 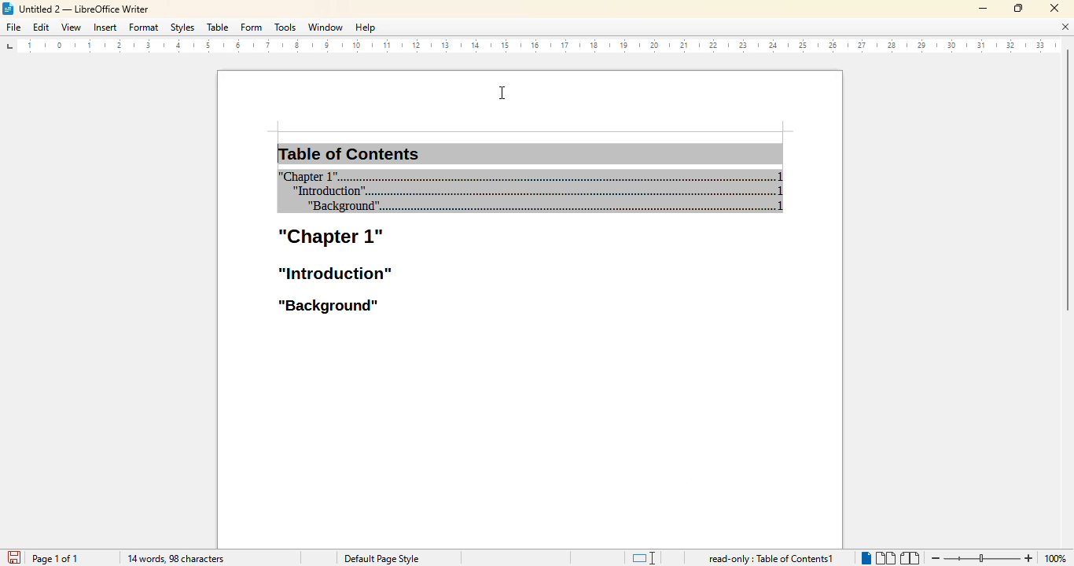 I want to click on 14 words, 98 characters, so click(x=176, y=558).